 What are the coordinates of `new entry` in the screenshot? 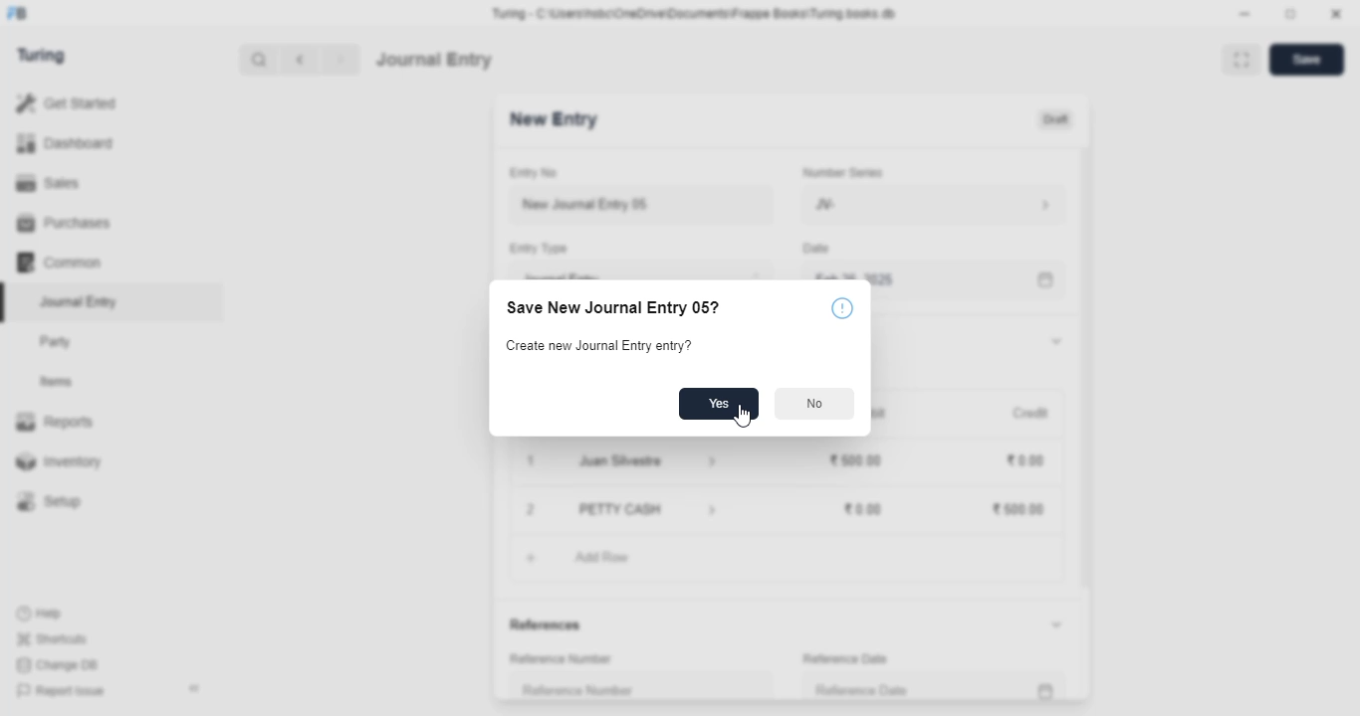 It's located at (553, 119).